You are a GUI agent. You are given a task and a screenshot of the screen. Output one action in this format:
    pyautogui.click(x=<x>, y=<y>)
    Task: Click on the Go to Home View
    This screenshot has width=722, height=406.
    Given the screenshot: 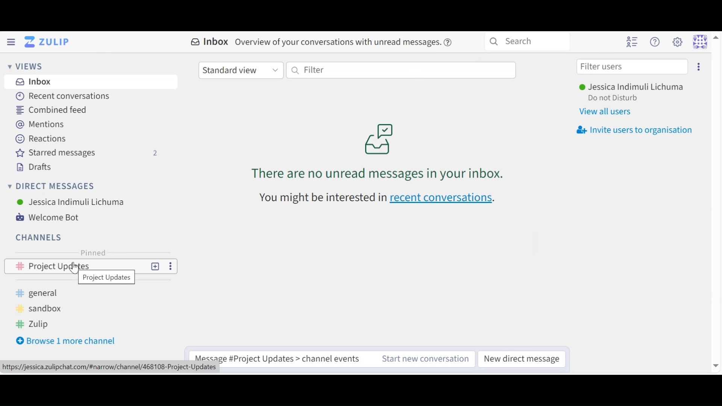 What is the action you would take?
    pyautogui.click(x=46, y=43)
    